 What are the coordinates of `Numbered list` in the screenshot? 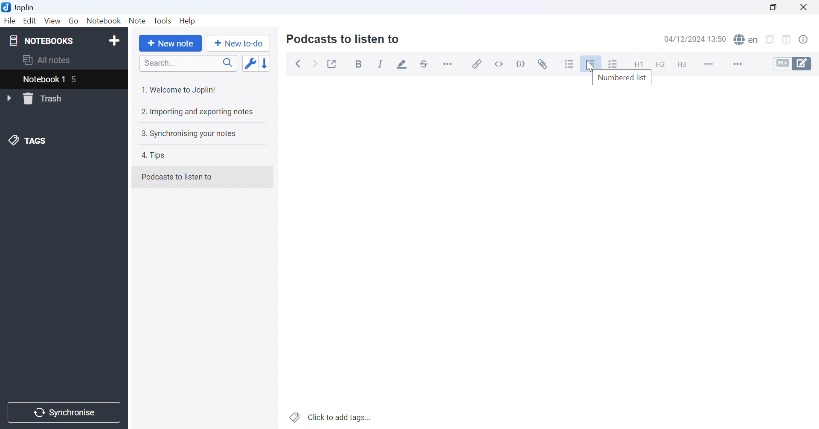 It's located at (592, 64).